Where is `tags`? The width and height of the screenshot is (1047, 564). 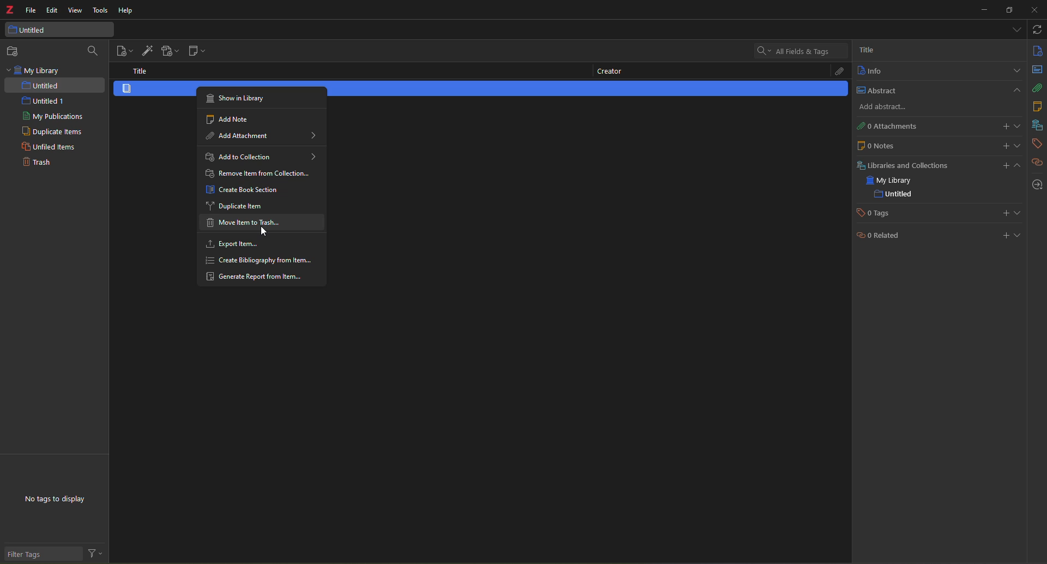 tags is located at coordinates (1036, 143).